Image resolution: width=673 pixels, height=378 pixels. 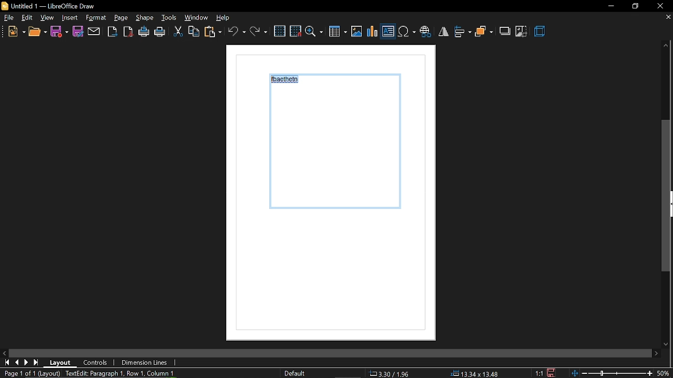 I want to click on MOve left, so click(x=4, y=352).